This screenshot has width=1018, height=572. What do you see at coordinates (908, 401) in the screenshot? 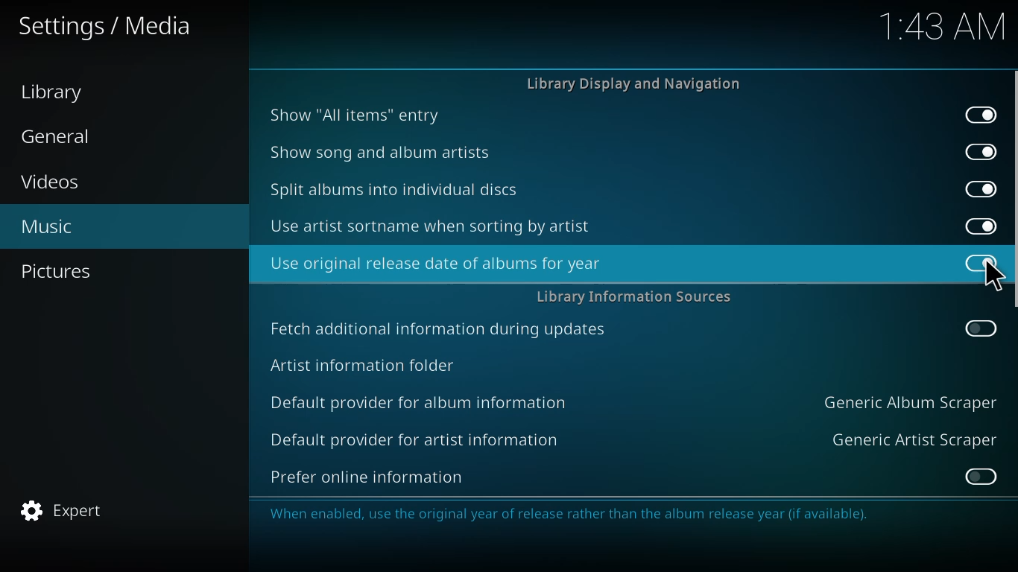
I see `generic album scraper` at bounding box center [908, 401].